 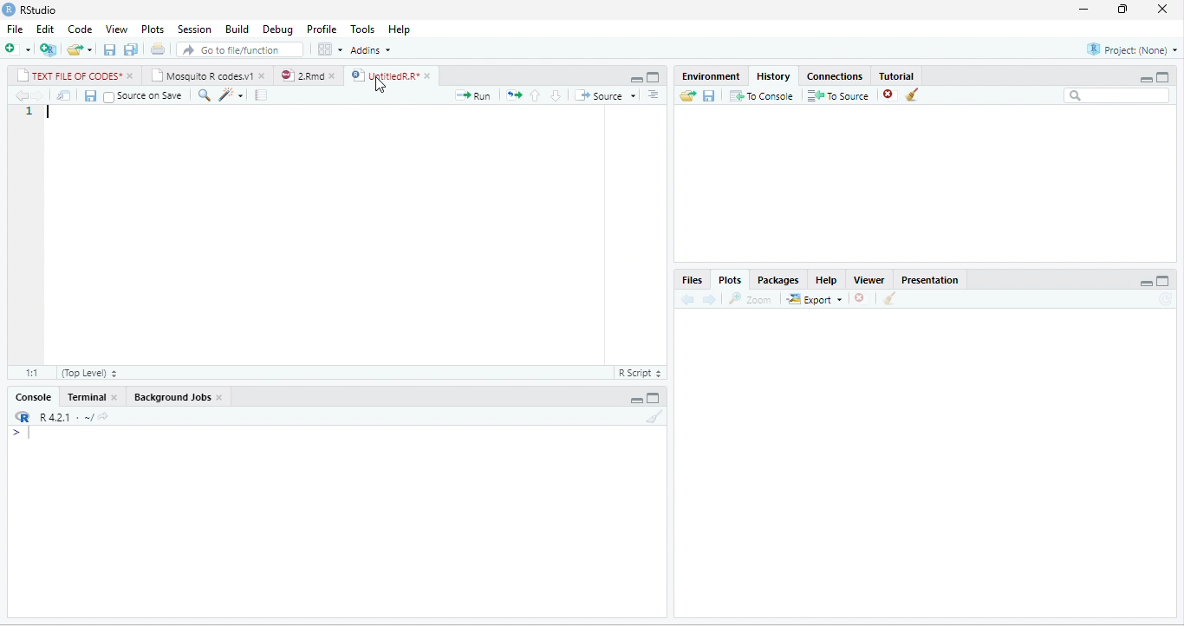 I want to click on To Console, so click(x=762, y=95).